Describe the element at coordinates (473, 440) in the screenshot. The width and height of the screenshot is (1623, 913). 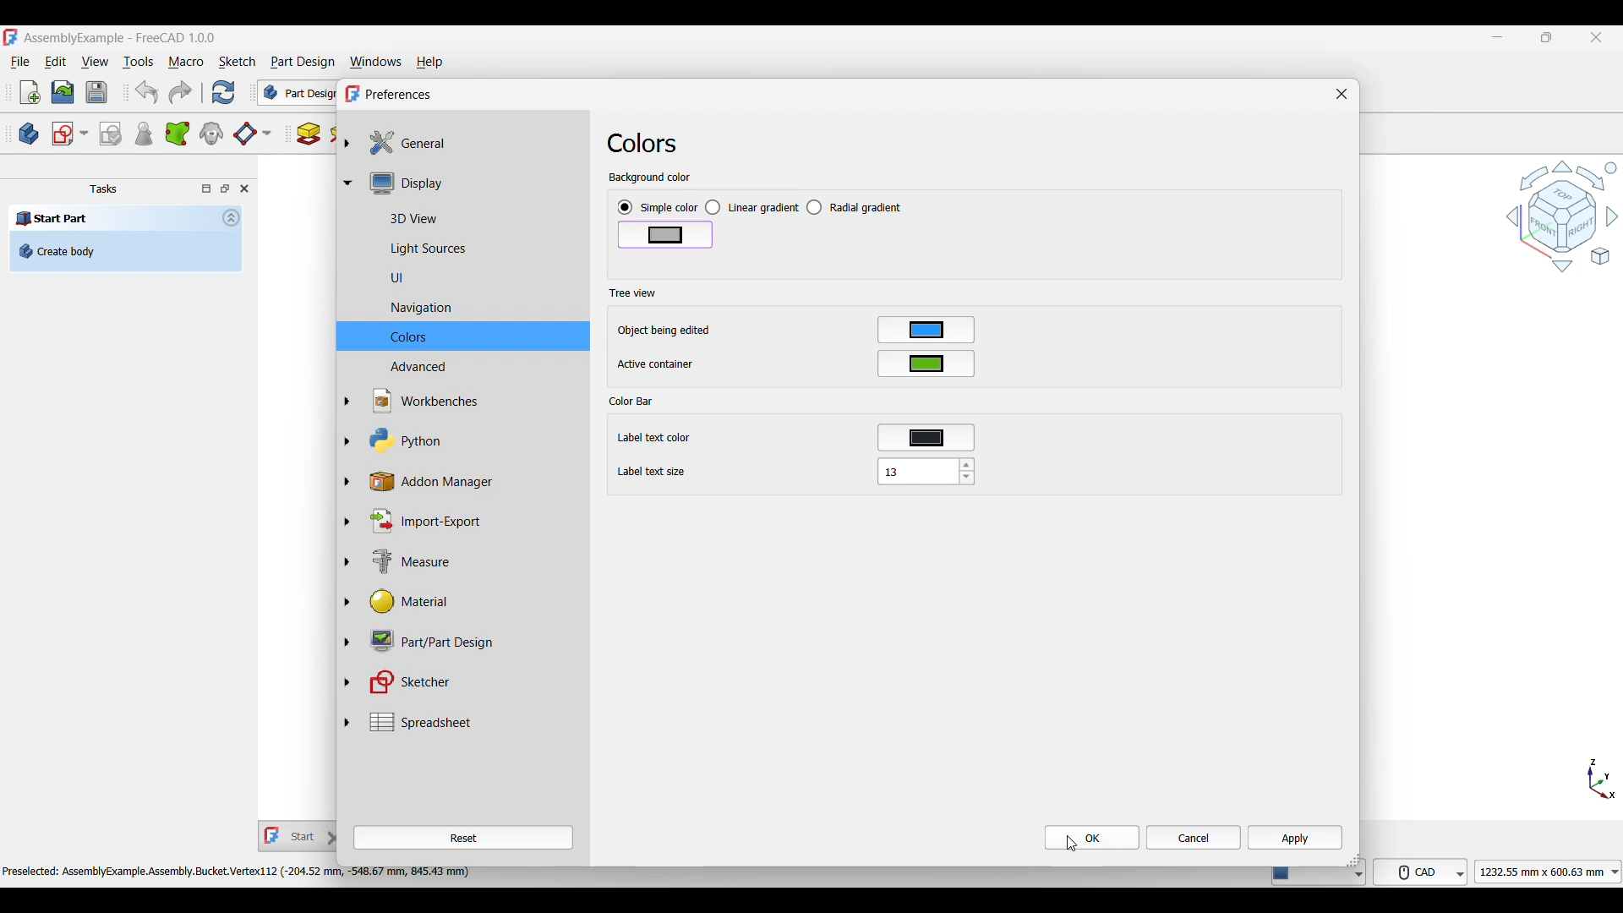
I see `Python` at that location.